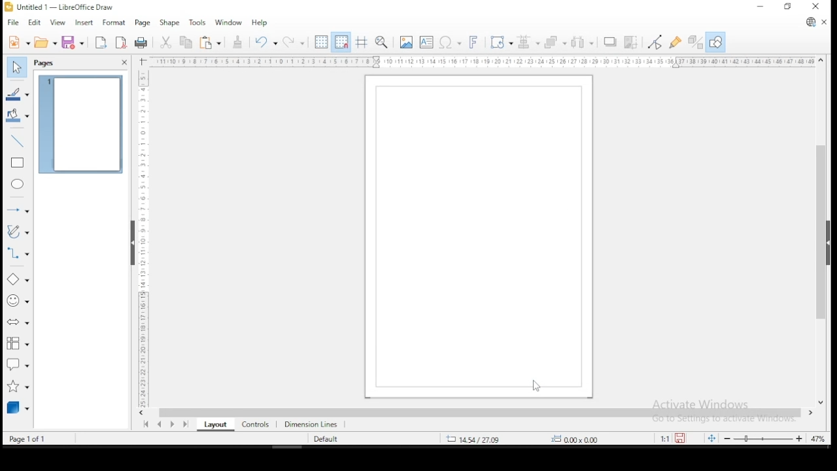  What do you see at coordinates (36, 23) in the screenshot?
I see `edit` at bounding box center [36, 23].